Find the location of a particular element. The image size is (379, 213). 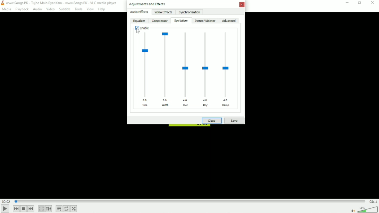

www.Songs.PK - Tujhe Main Pyar Karu - www.Songs.PK - VLC media player is located at coordinates (59, 3).